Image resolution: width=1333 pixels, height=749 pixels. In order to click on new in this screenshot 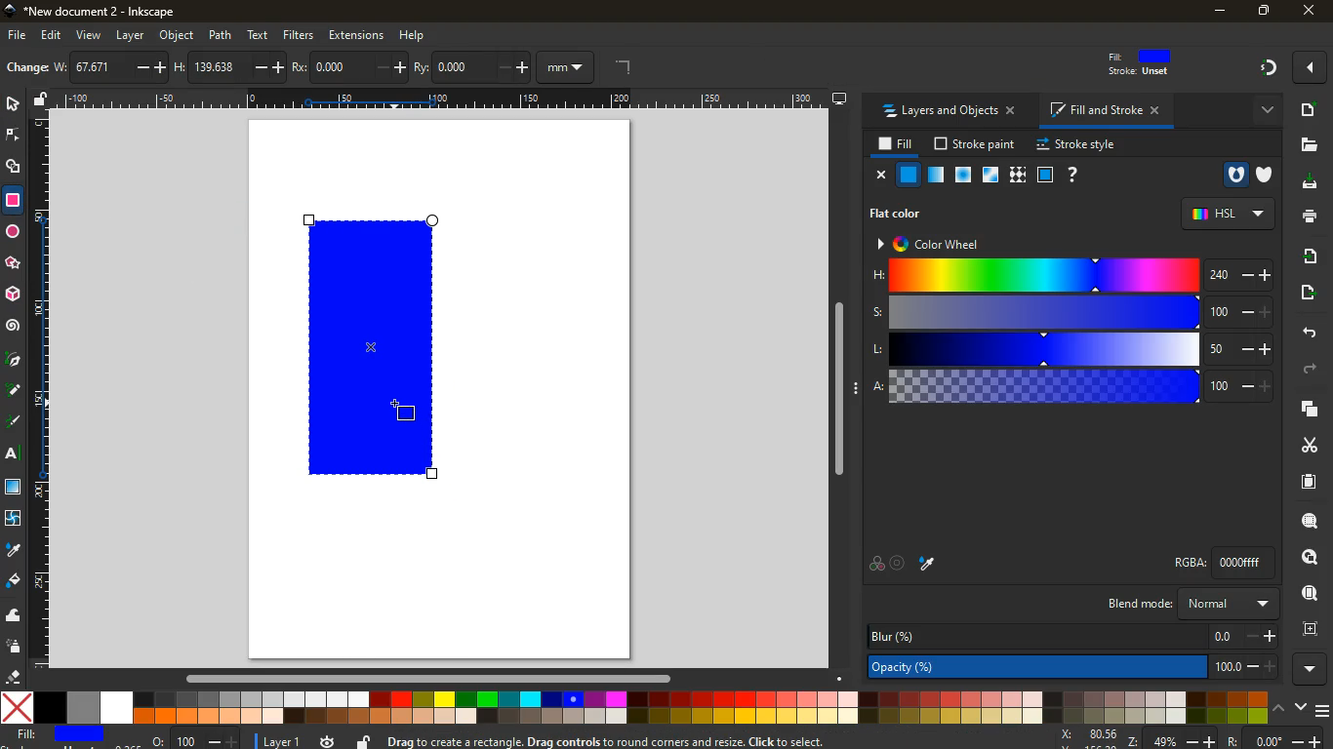, I will do `click(25, 69)`.